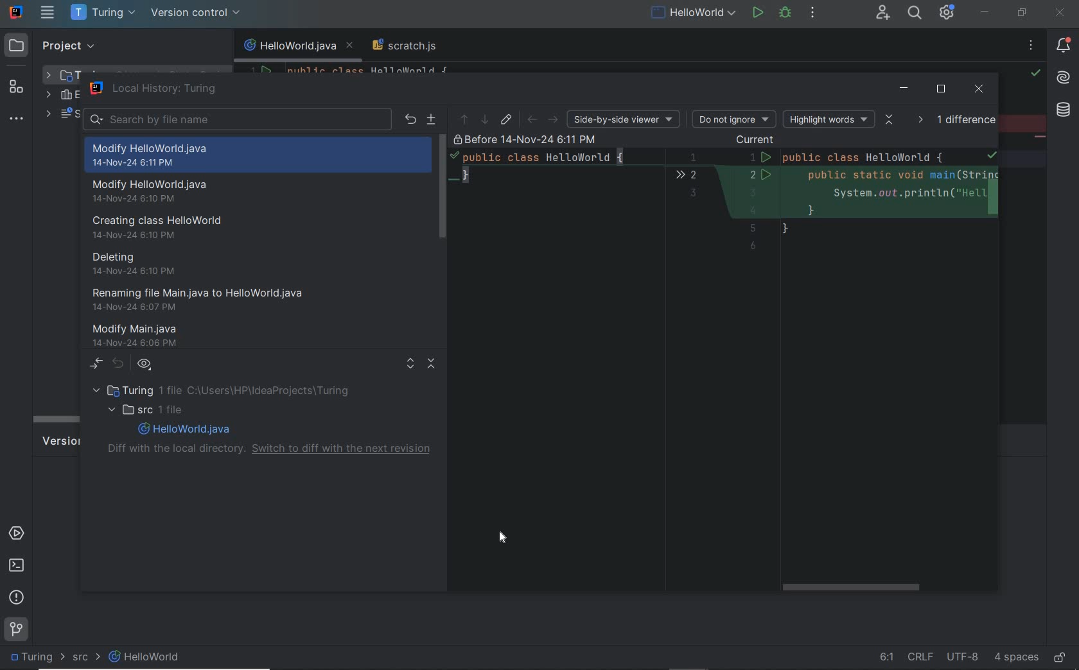 Image resolution: width=1079 pixels, height=670 pixels. What do you see at coordinates (158, 227) in the screenshot?
I see `creating class helloworld` at bounding box center [158, 227].